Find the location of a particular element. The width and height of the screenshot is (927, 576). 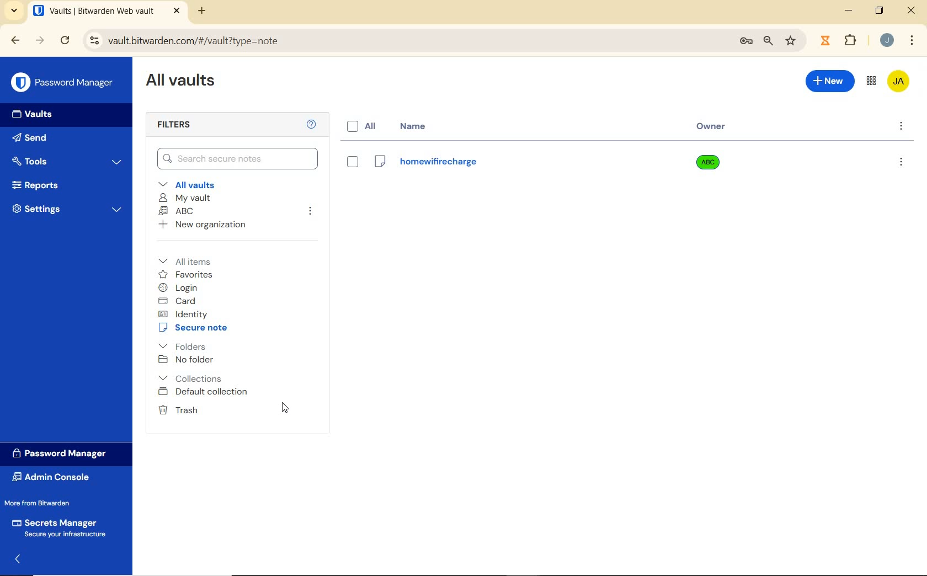

close is located at coordinates (911, 10).